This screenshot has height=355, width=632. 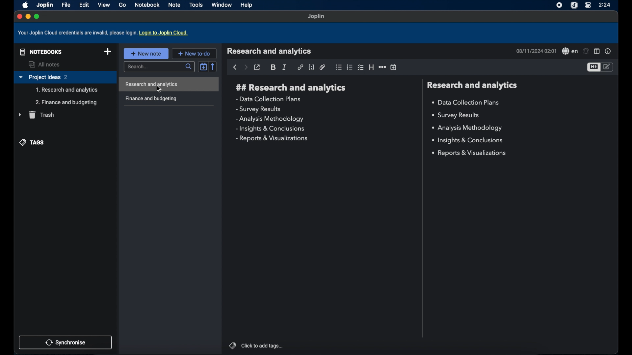 I want to click on joplin icon, so click(x=574, y=5).